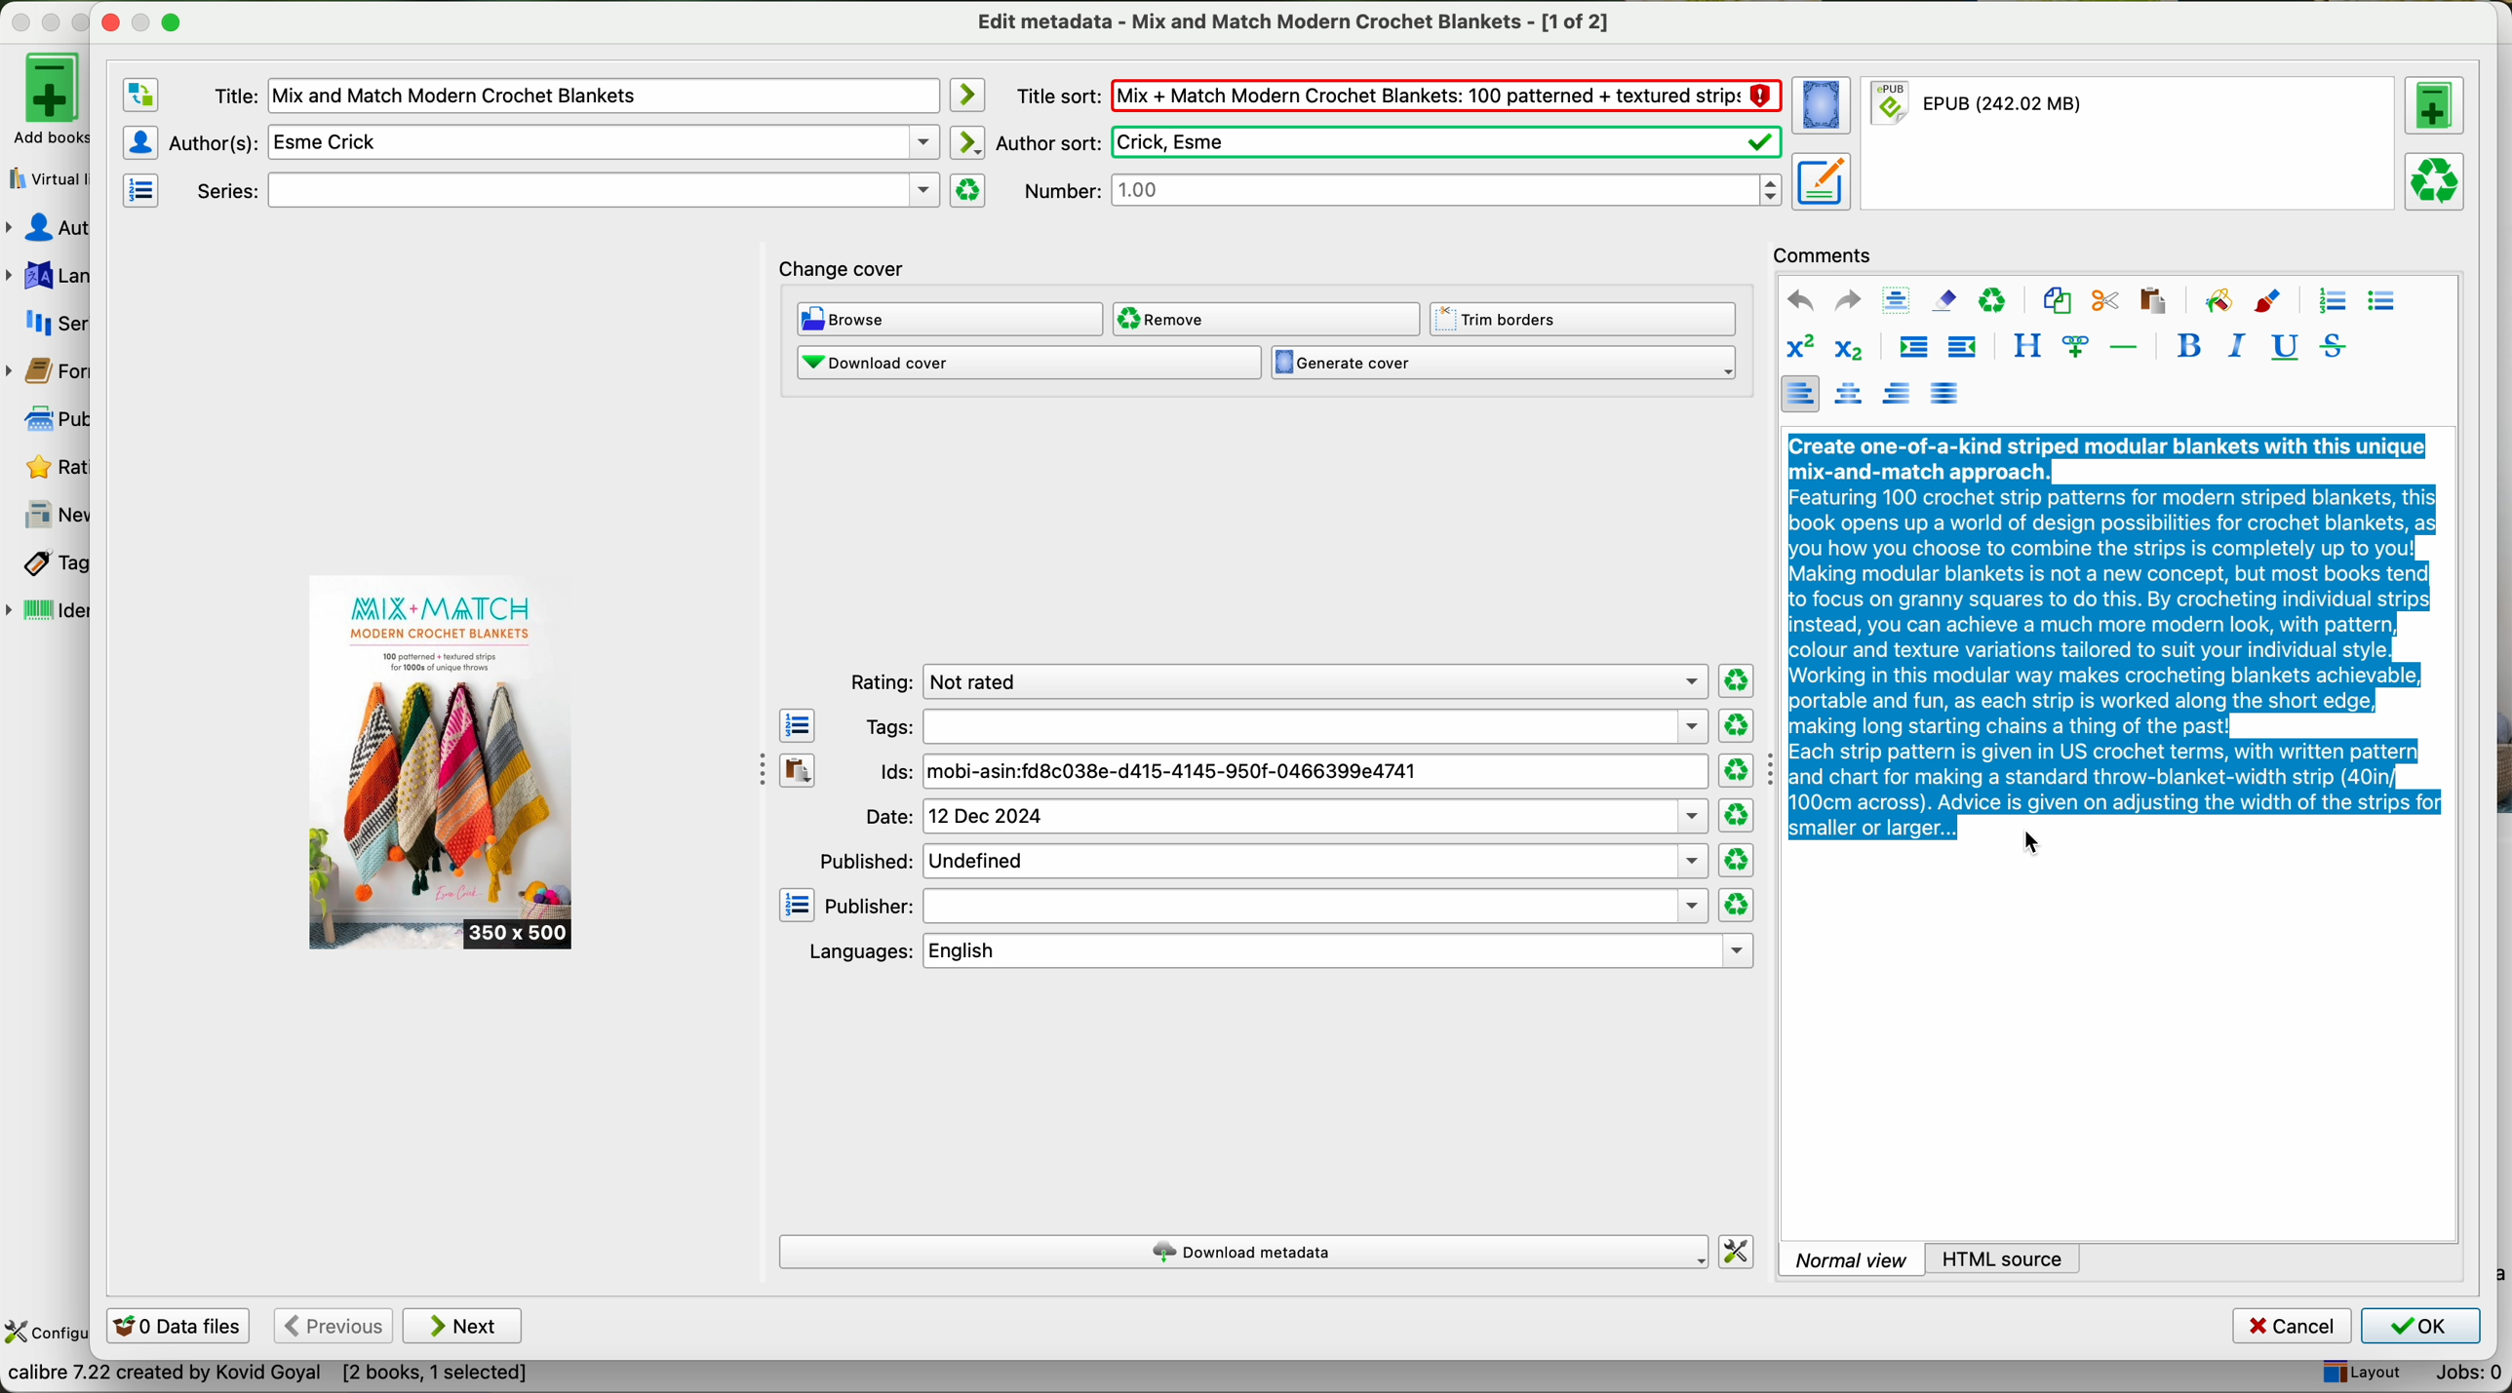 The width and height of the screenshot is (2512, 1393). Describe the element at coordinates (1851, 1258) in the screenshot. I see `normal view` at that location.